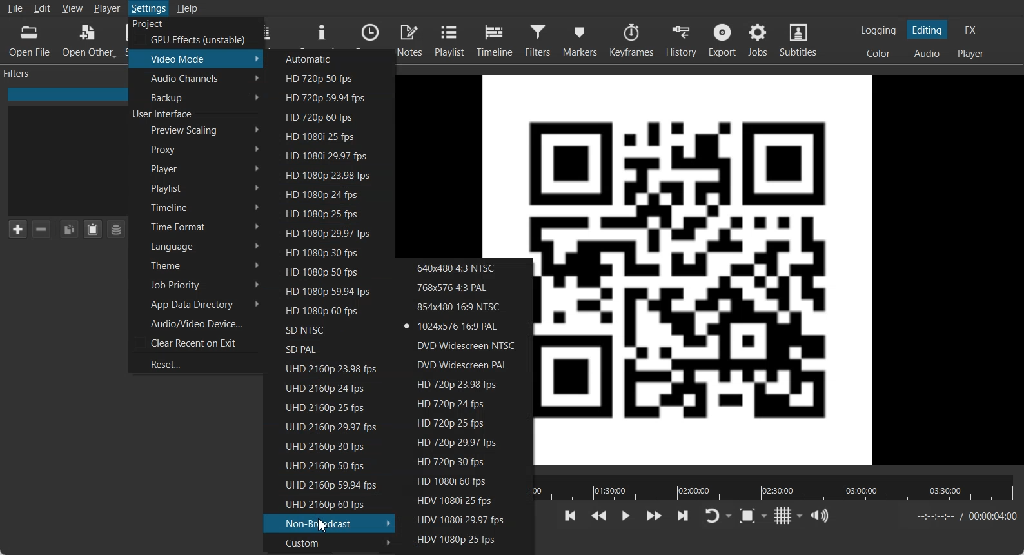  I want to click on UHD 2160p 59.94 fps, so click(325, 485).